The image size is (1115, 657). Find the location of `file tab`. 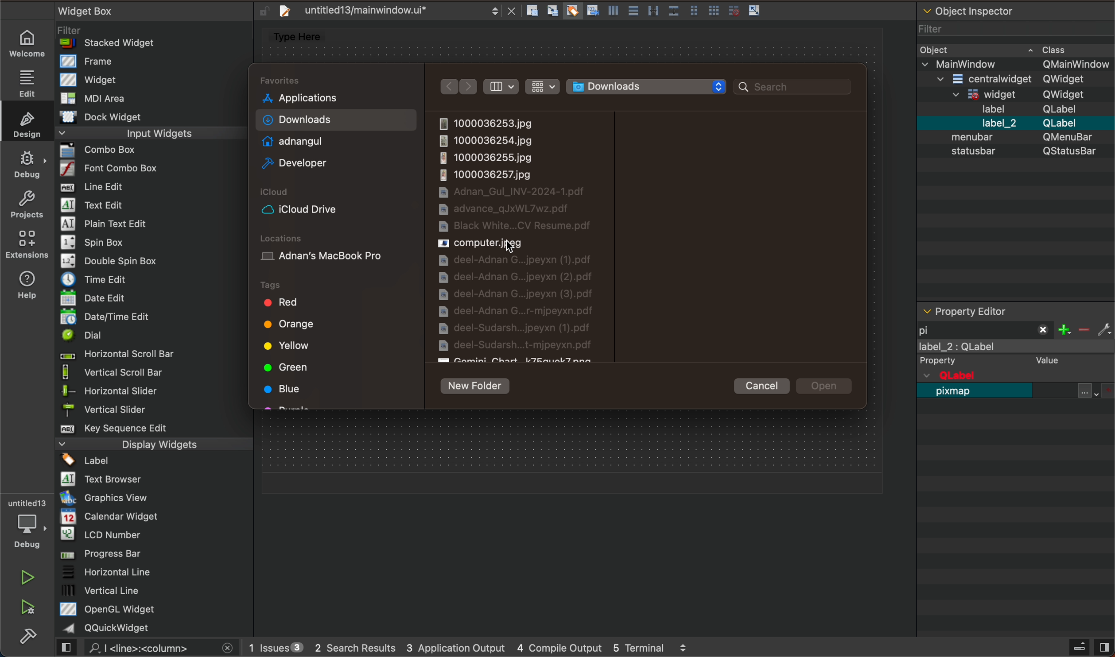

file tab is located at coordinates (394, 13).